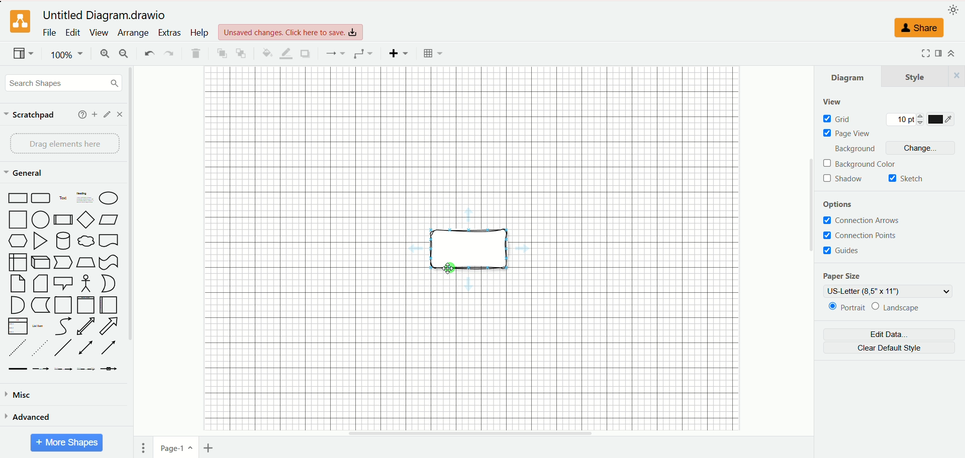 This screenshot has width=965, height=458. Describe the element at coordinates (839, 119) in the screenshot. I see `grid` at that location.